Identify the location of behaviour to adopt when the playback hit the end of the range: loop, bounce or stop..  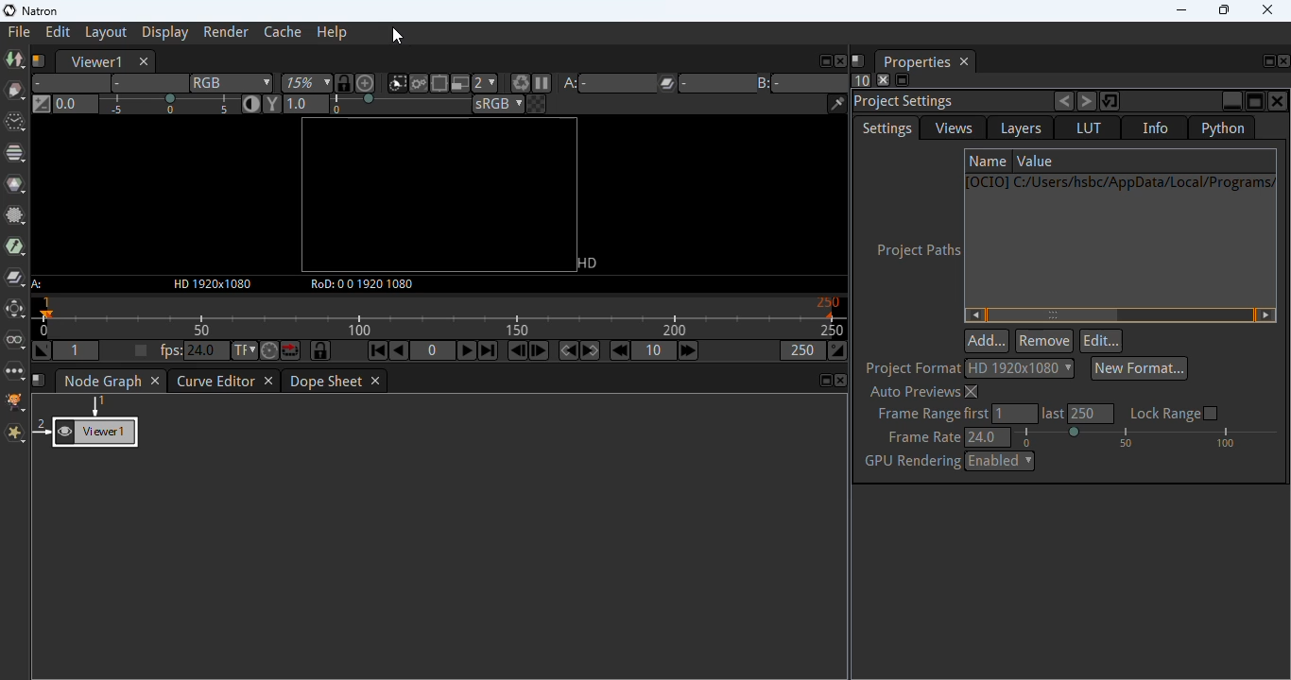
(291, 351).